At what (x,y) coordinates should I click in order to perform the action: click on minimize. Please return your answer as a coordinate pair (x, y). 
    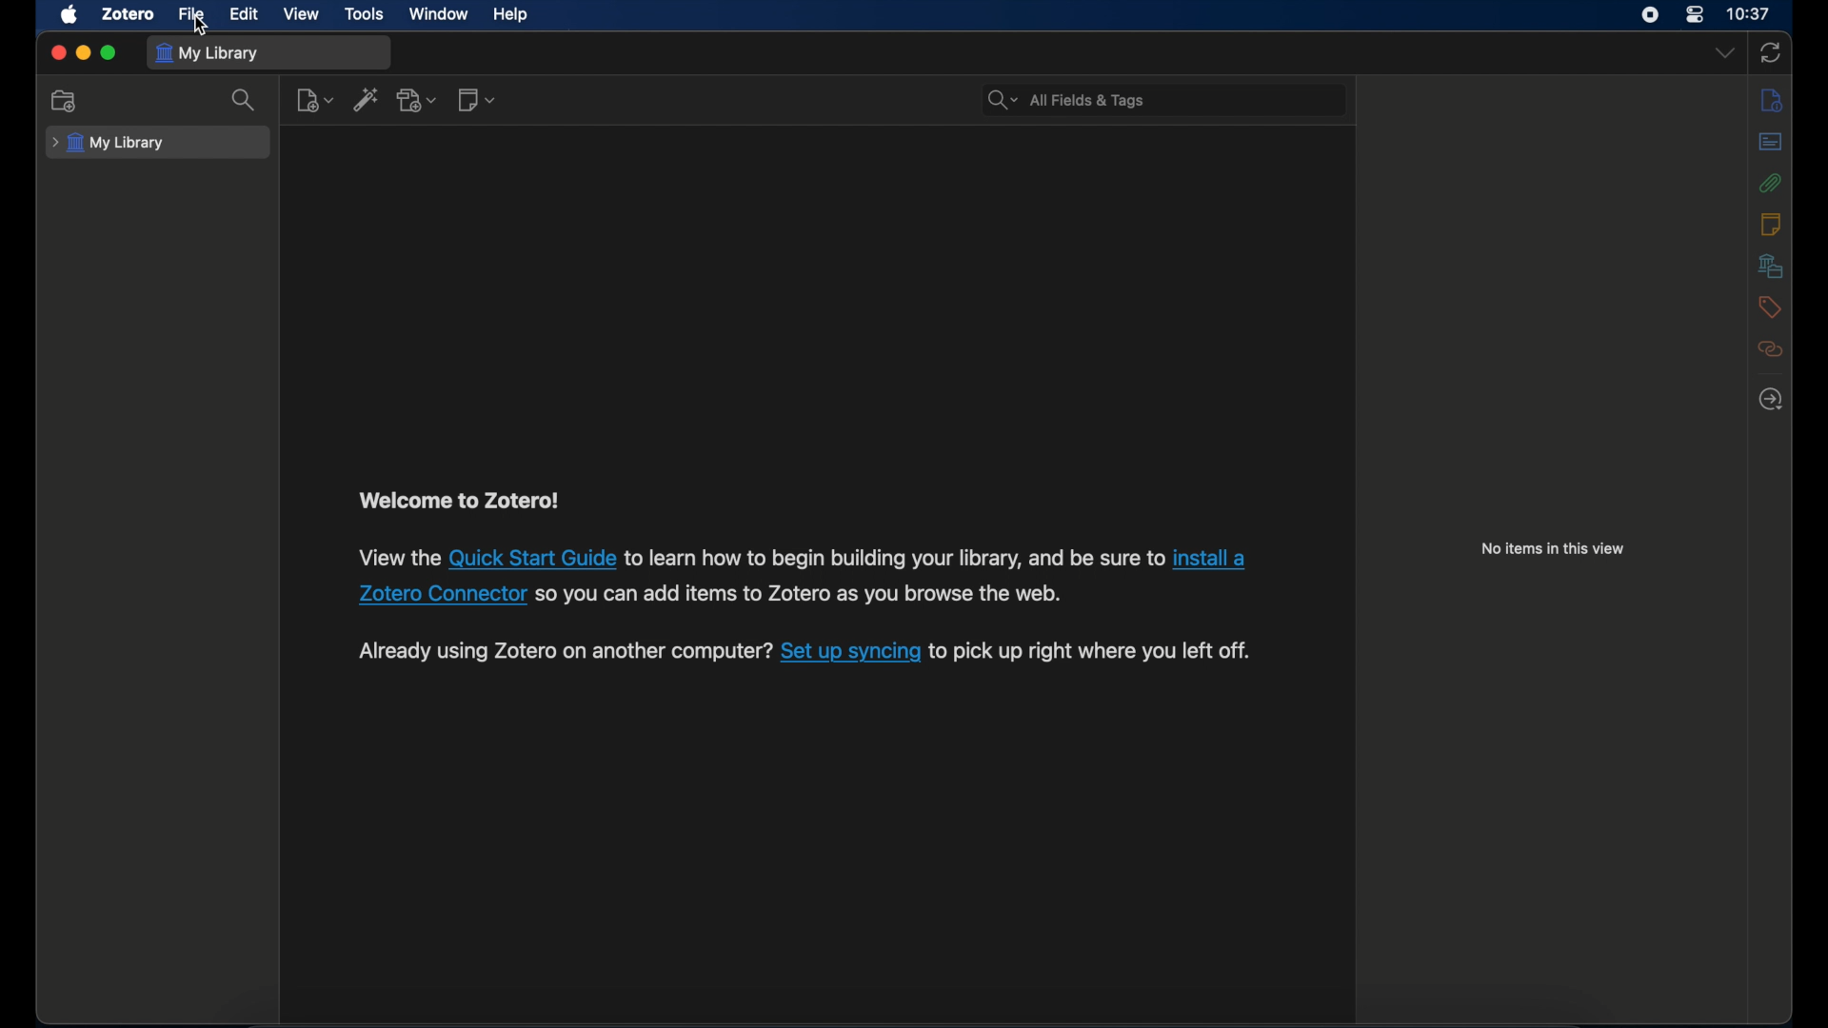
    Looking at the image, I should click on (82, 54).